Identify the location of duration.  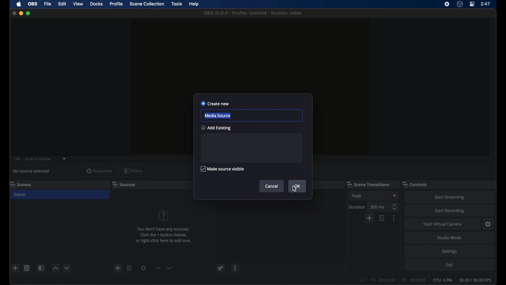
(414, 280).